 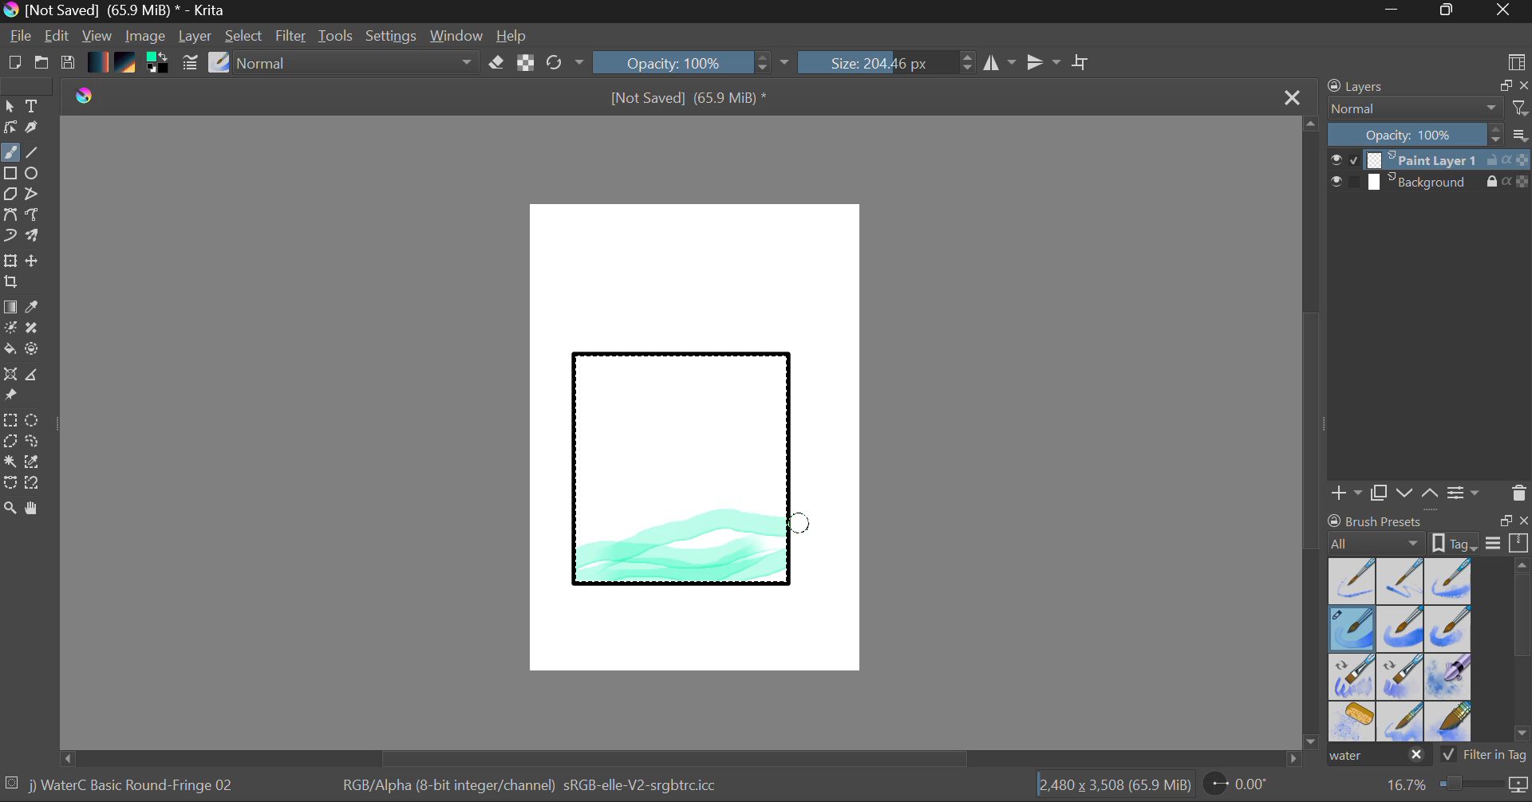 I want to click on Page Rotation, so click(x=1245, y=787).